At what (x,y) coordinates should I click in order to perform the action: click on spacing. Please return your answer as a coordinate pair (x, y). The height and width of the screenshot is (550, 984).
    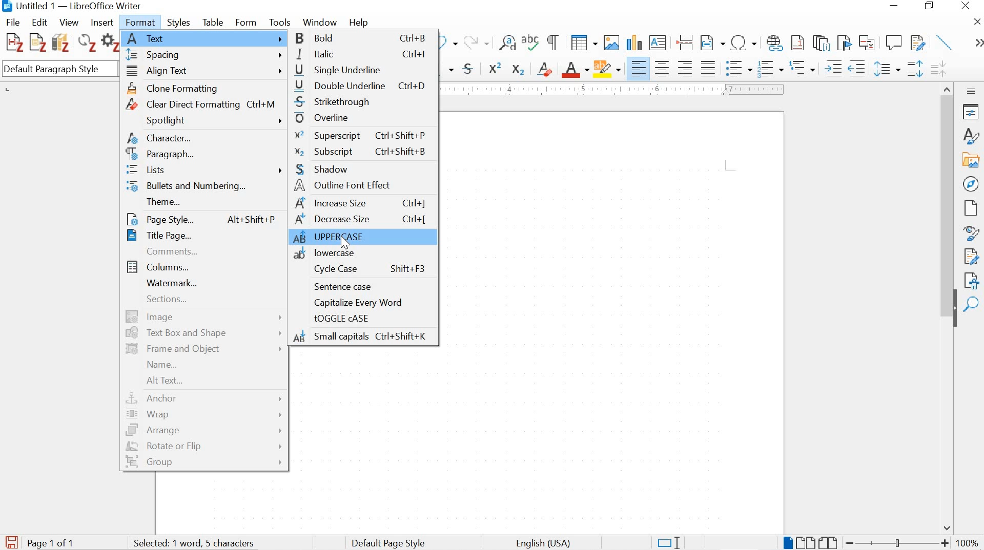
    Looking at the image, I should click on (205, 55).